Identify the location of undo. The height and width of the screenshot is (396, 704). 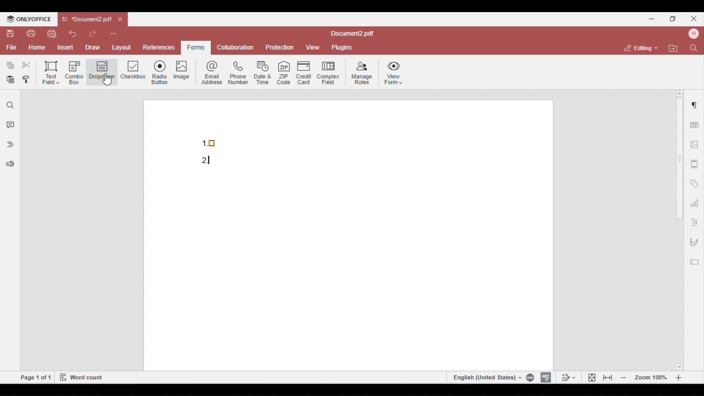
(73, 33).